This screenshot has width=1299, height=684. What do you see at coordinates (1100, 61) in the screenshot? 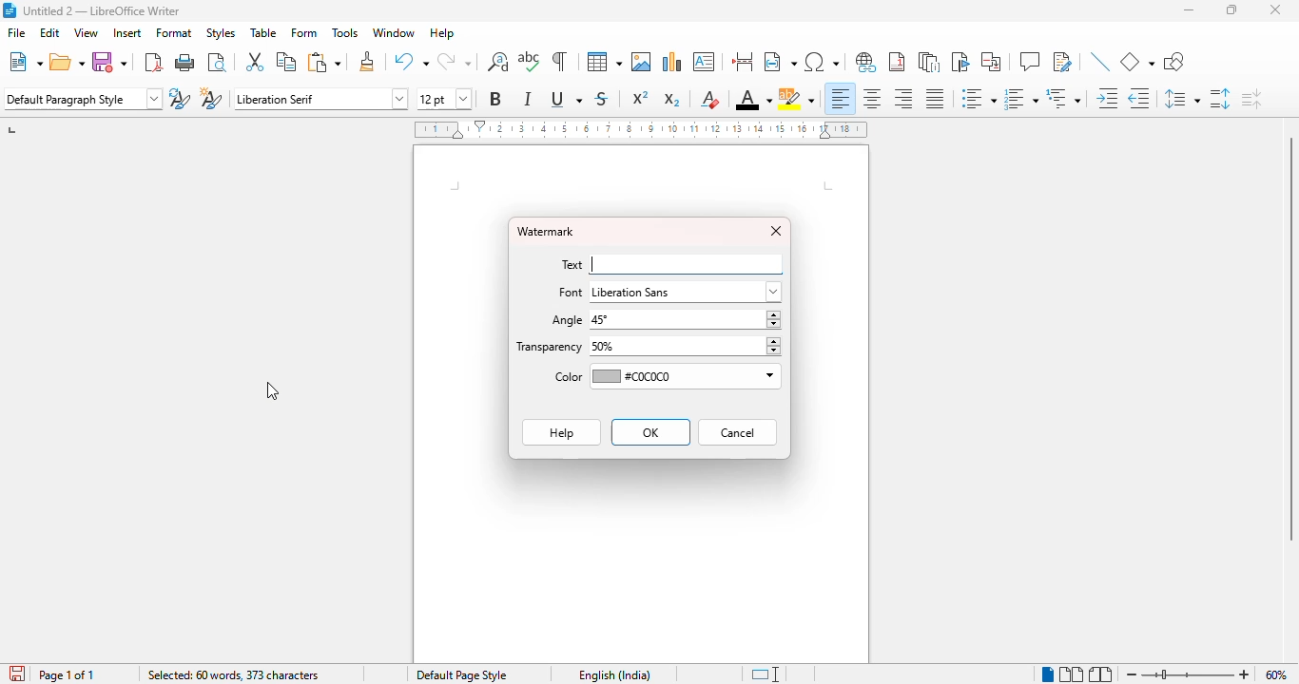
I see `insert line` at bounding box center [1100, 61].